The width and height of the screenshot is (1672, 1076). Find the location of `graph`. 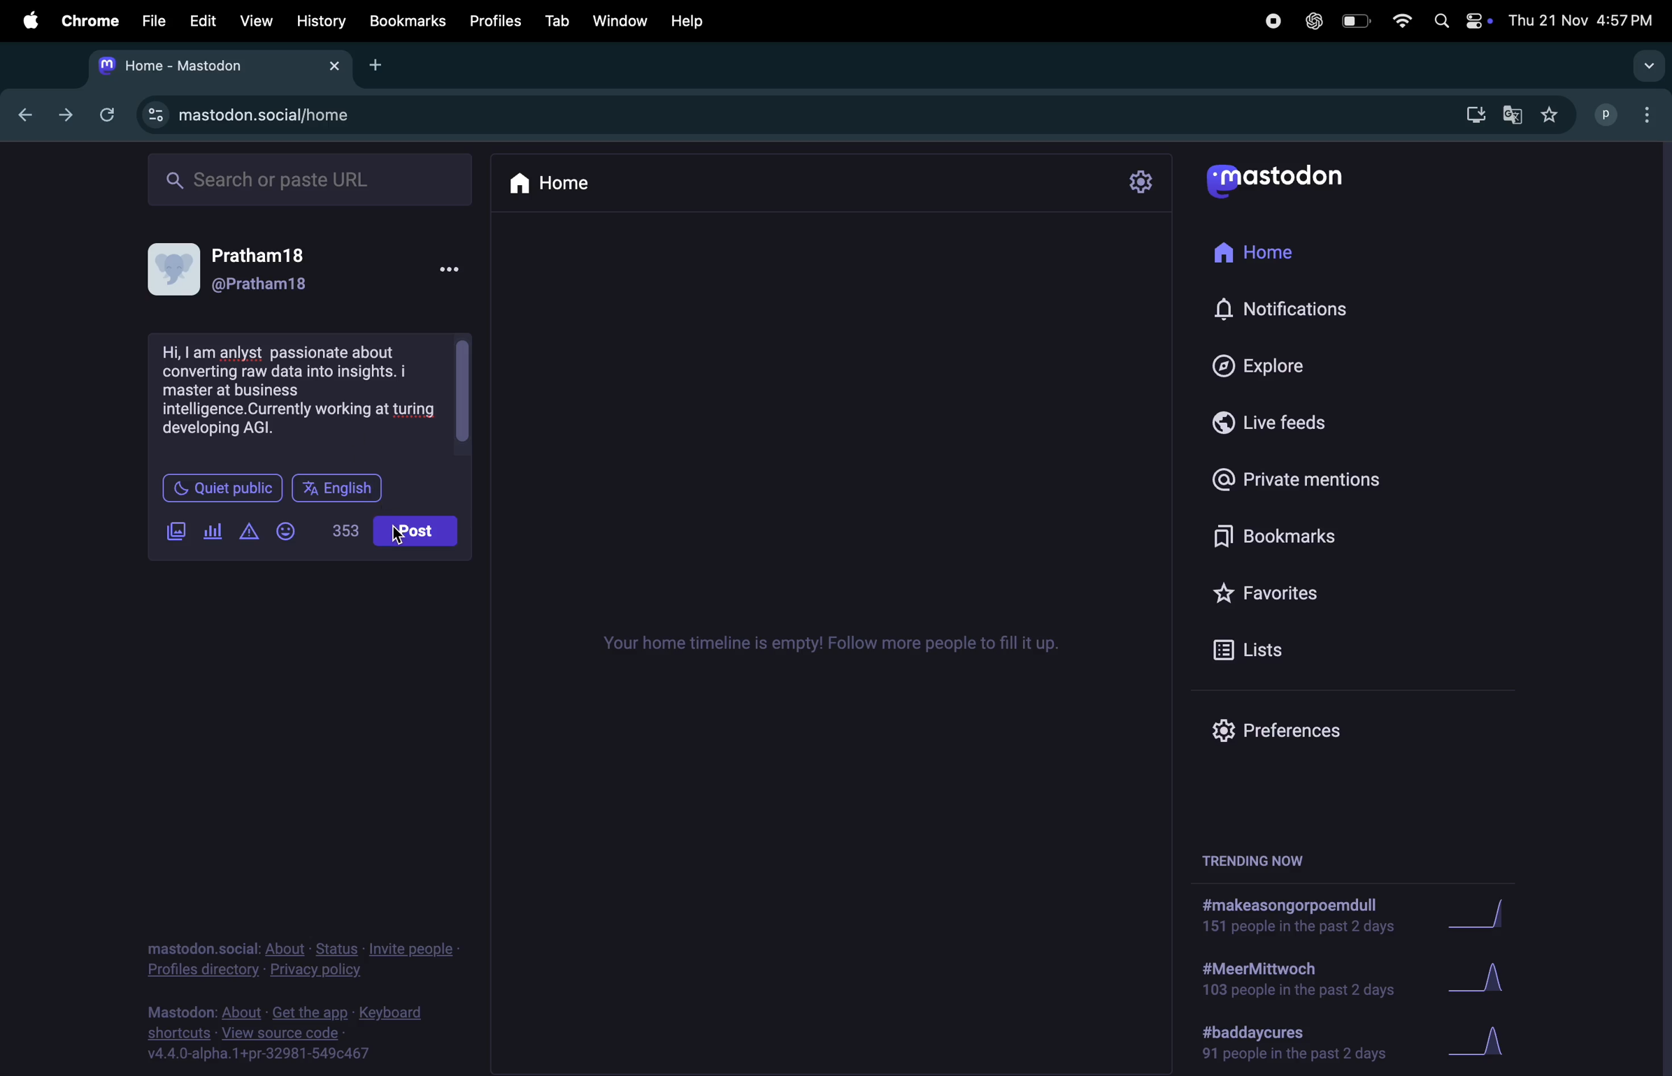

graph is located at coordinates (1478, 978).